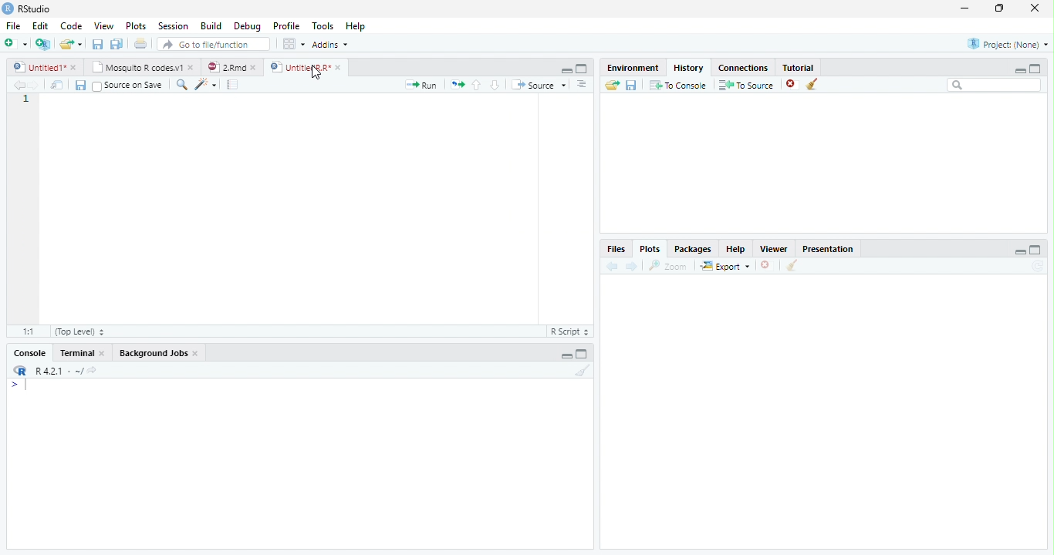 This screenshot has width=1054, height=555. Describe the element at coordinates (693, 248) in the screenshot. I see `Packages` at that location.